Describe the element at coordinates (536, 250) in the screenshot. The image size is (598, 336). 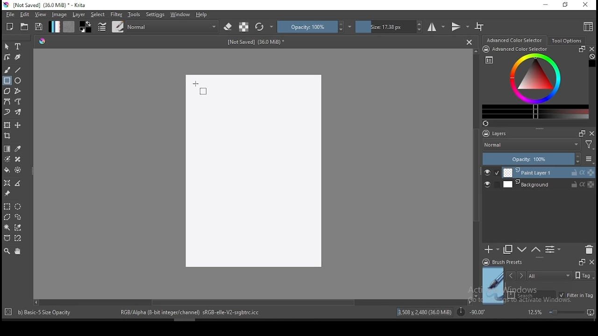
I see `move layer one step down` at that location.